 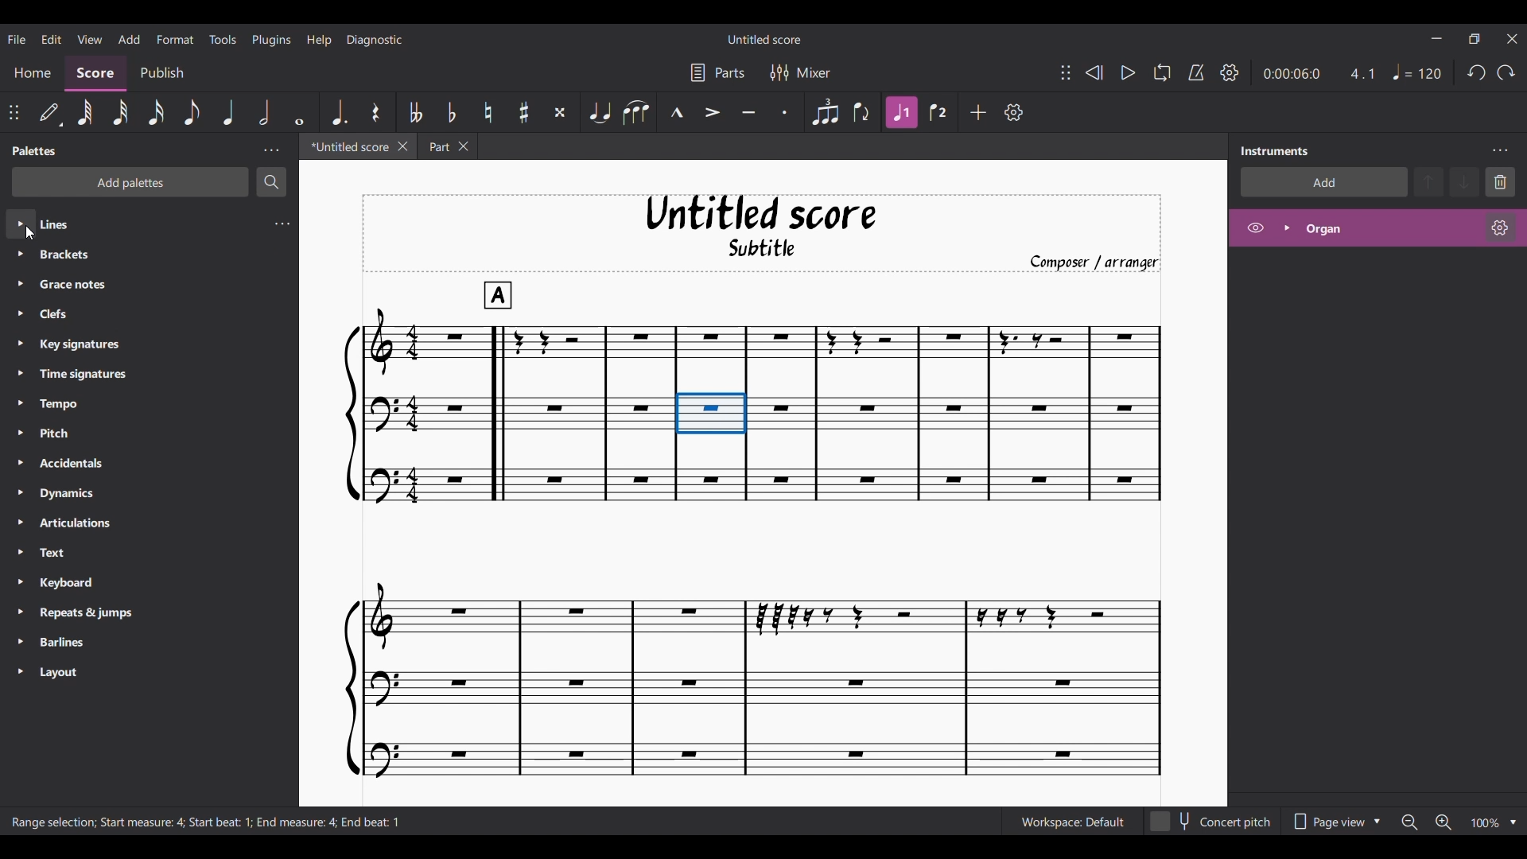 I want to click on Toggle flat, so click(x=451, y=112).